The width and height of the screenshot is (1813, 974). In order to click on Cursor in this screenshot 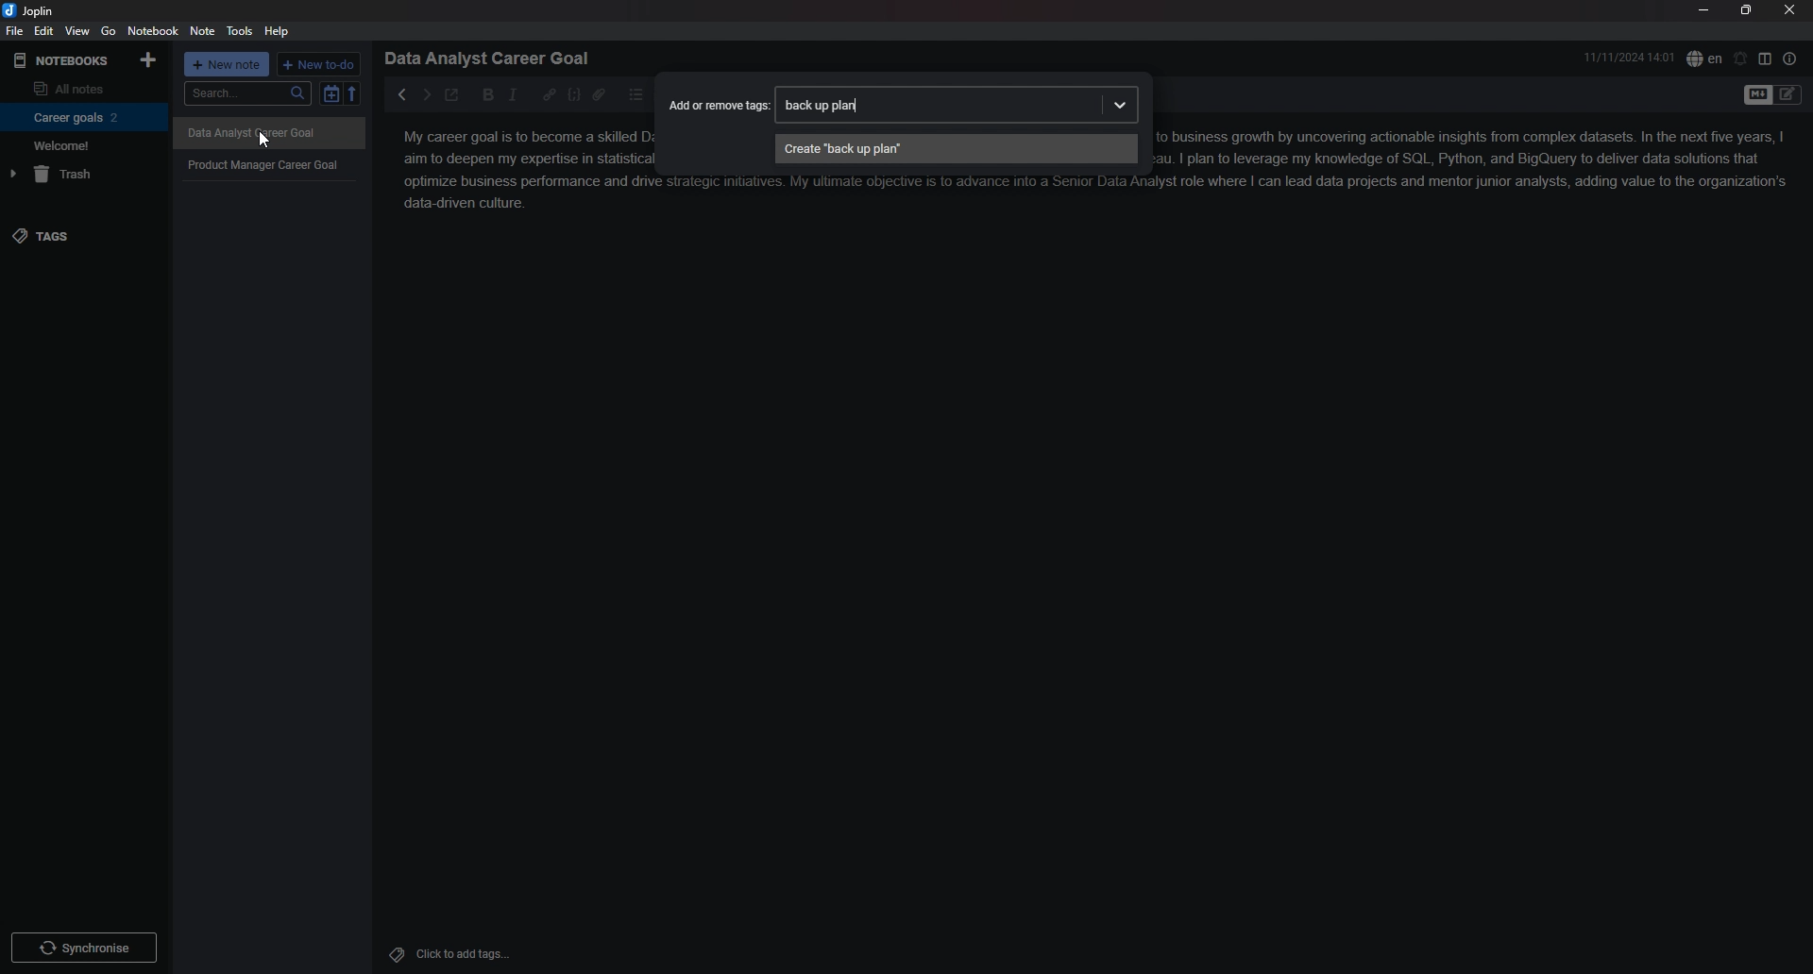, I will do `click(263, 142)`.